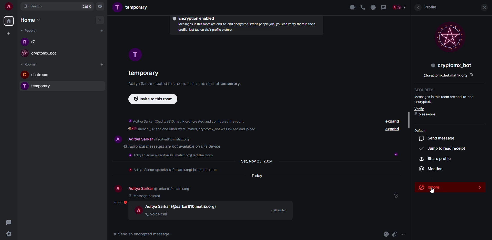 The height and width of the screenshot is (240, 492). Describe the element at coordinates (421, 130) in the screenshot. I see `default` at that location.